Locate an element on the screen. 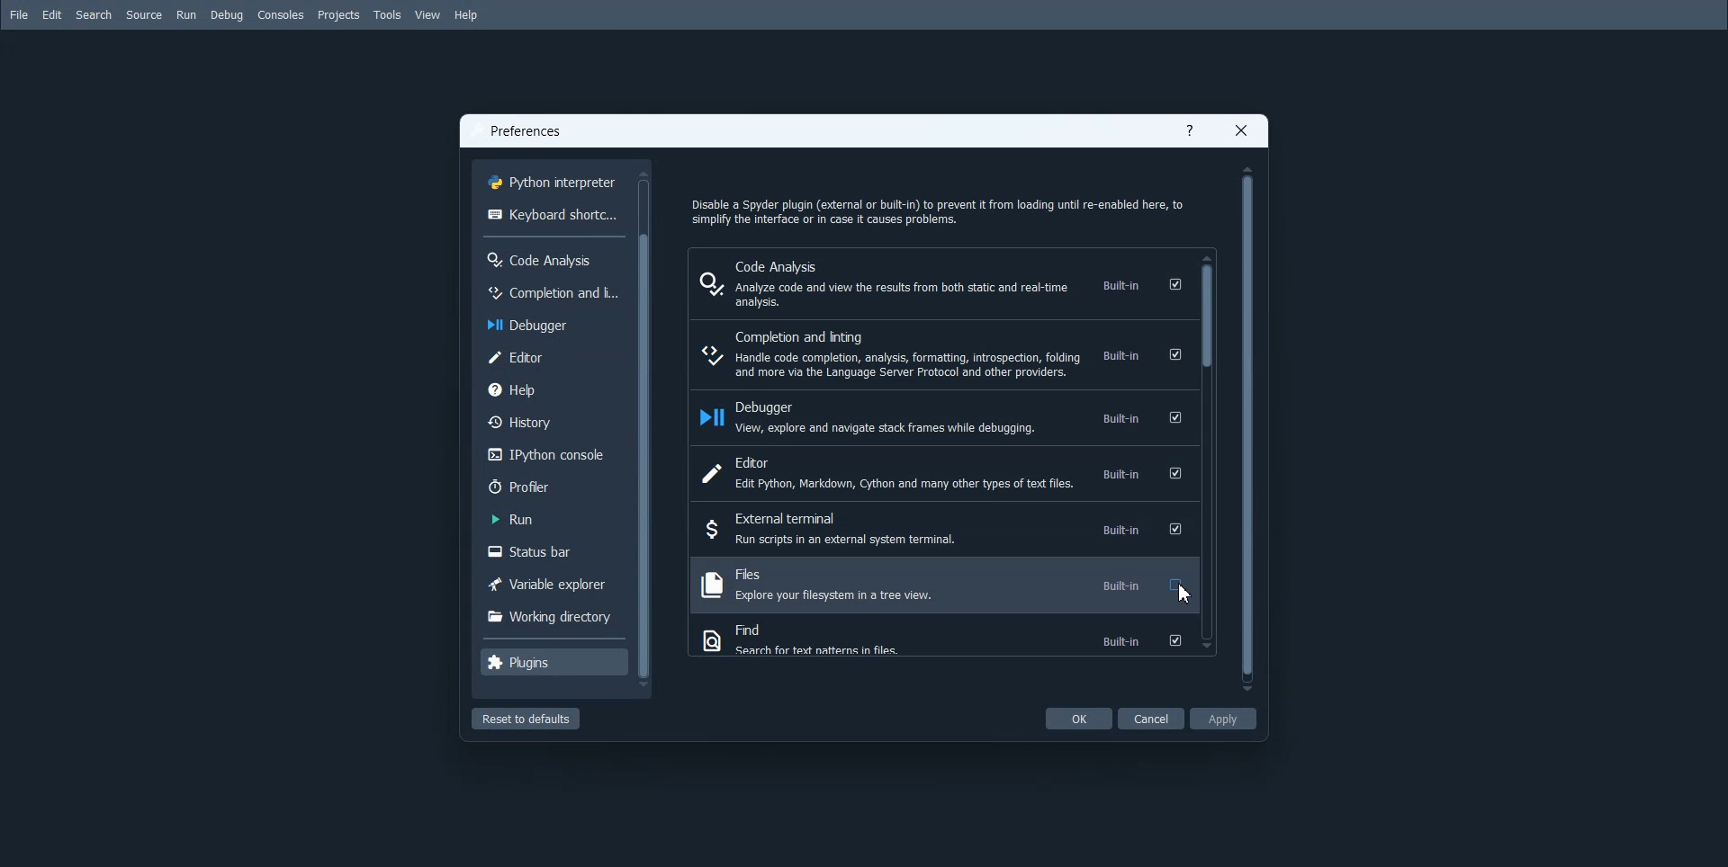 The image size is (1728, 867). Python interpreter is located at coordinates (553, 181).